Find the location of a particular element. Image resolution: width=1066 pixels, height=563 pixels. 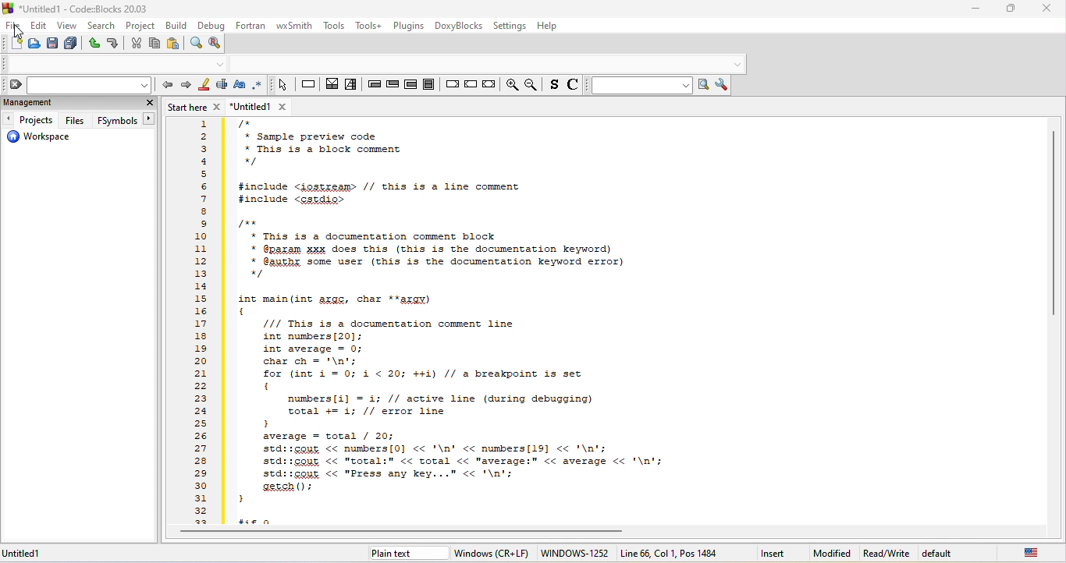

fsymbols is located at coordinates (125, 120).